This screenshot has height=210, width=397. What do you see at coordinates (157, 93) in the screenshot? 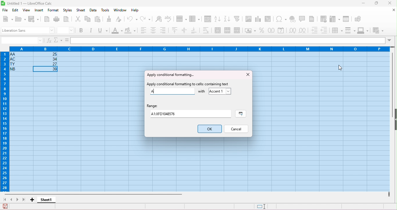
I see `typing cursor` at bounding box center [157, 93].